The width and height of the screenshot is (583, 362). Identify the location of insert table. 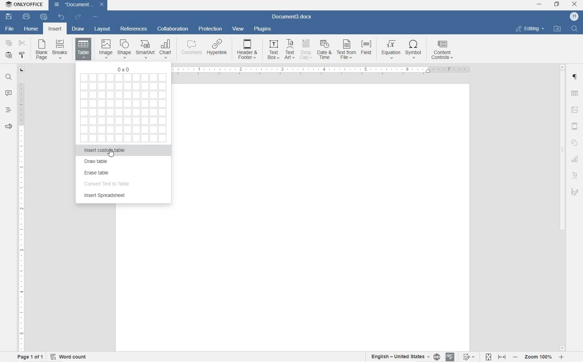
(83, 49).